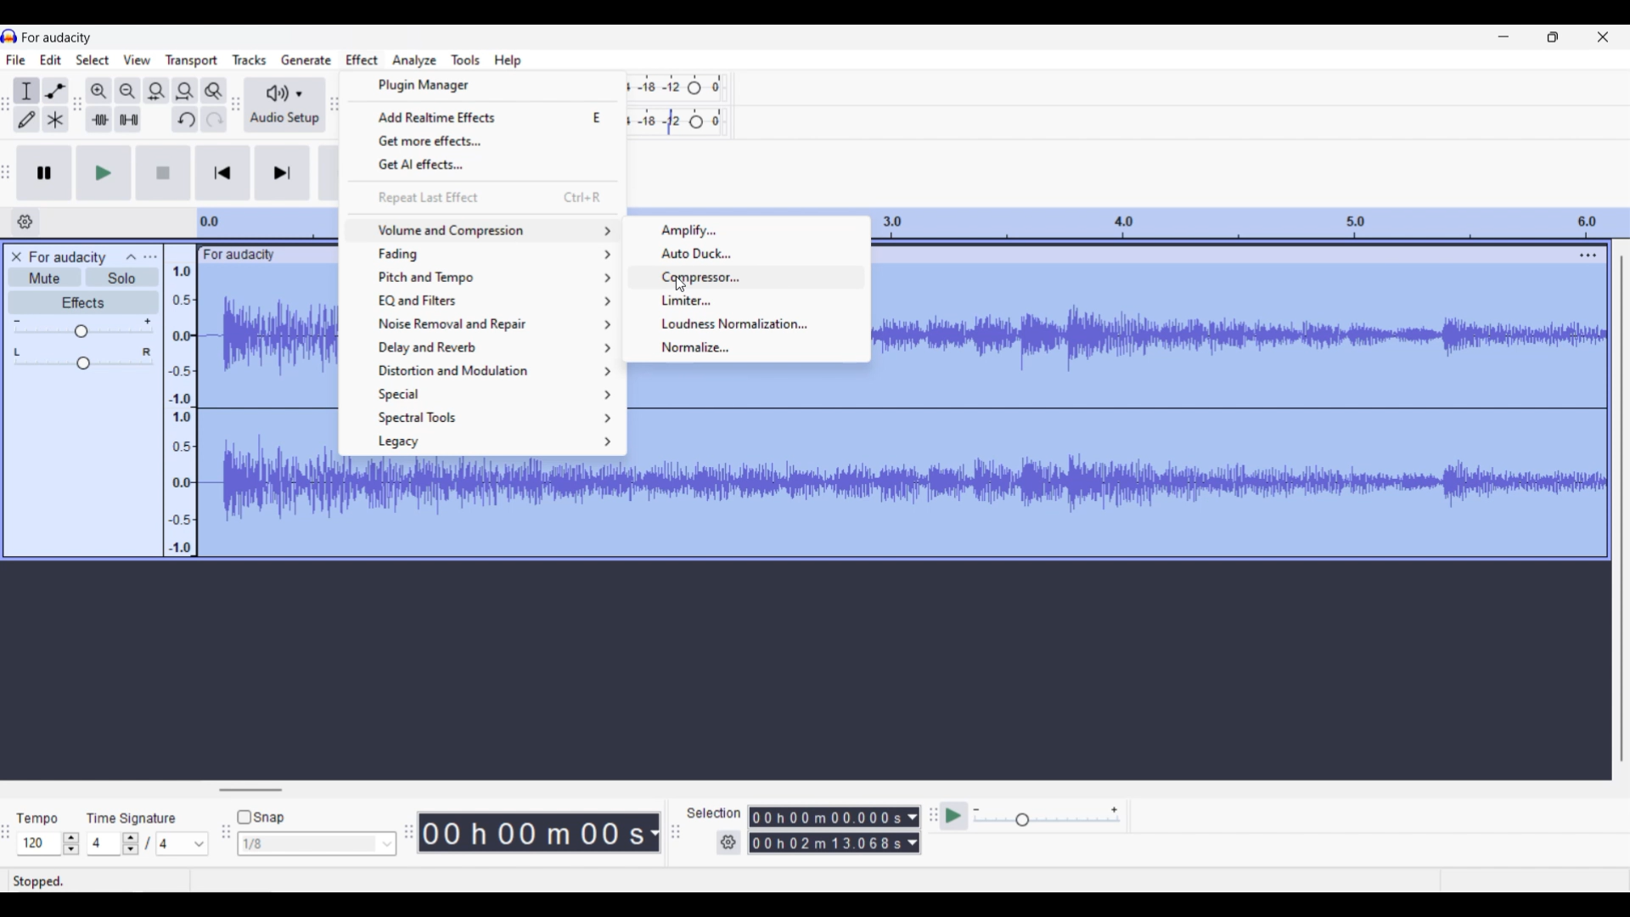 This screenshot has width=1630, height=917. I want to click on Settings, so click(728, 842).